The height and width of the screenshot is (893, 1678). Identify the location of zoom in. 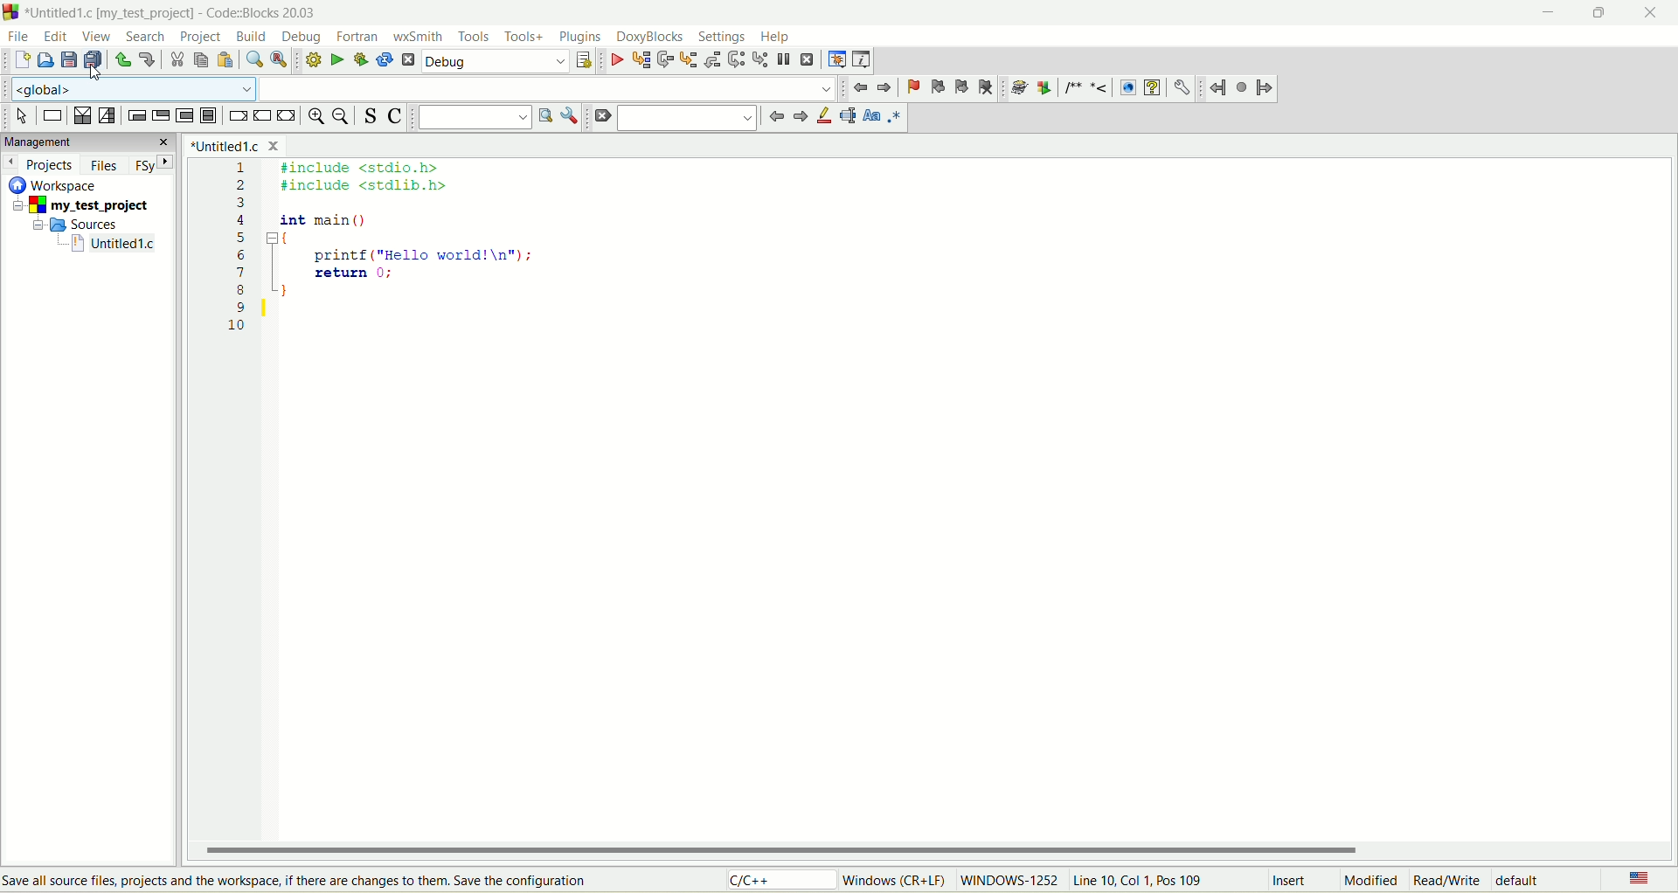
(315, 119).